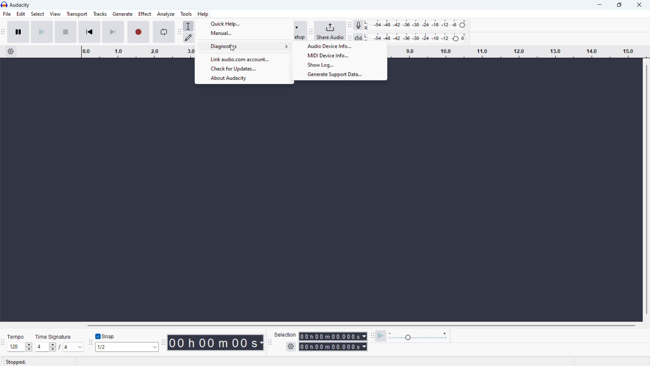  I want to click on selection tool, so click(189, 26).